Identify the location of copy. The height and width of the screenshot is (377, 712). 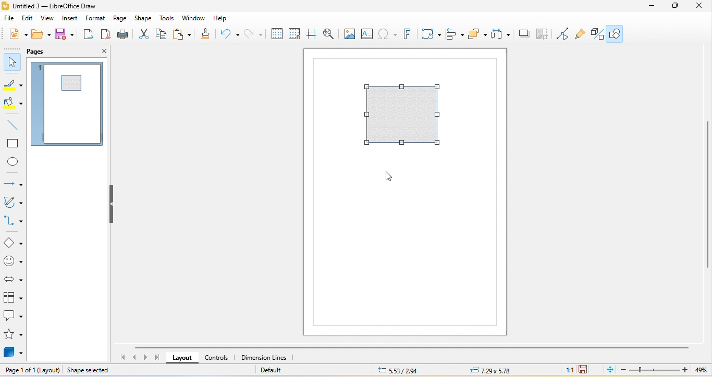
(162, 34).